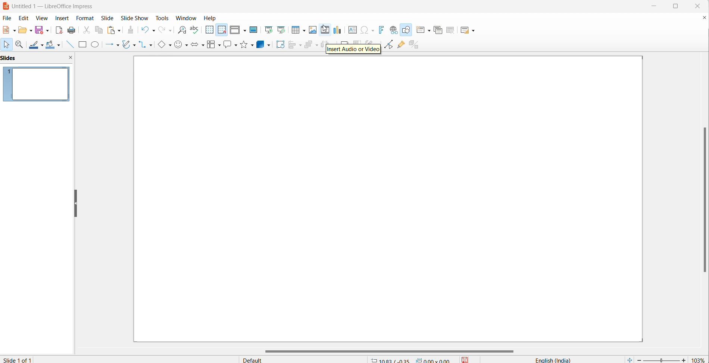  What do you see at coordinates (662, 360) in the screenshot?
I see `zoom slide` at bounding box center [662, 360].